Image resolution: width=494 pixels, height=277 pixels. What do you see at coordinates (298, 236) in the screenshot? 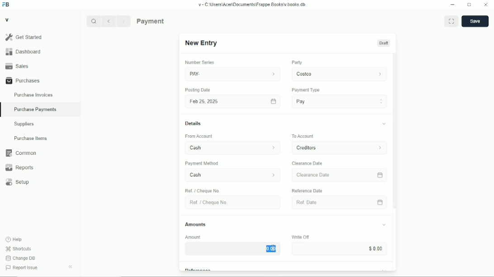
I see `Write OF` at bounding box center [298, 236].